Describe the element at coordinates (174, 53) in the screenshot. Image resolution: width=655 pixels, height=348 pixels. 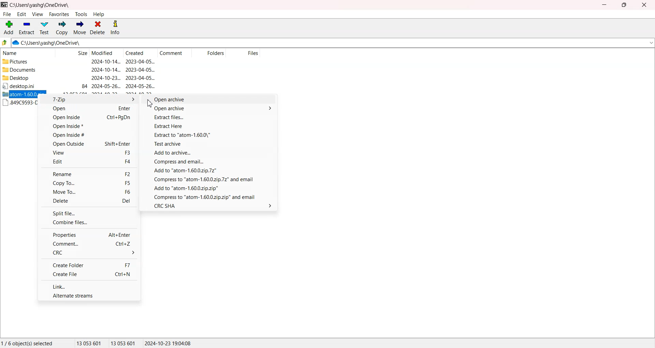
I see `Comment` at that location.